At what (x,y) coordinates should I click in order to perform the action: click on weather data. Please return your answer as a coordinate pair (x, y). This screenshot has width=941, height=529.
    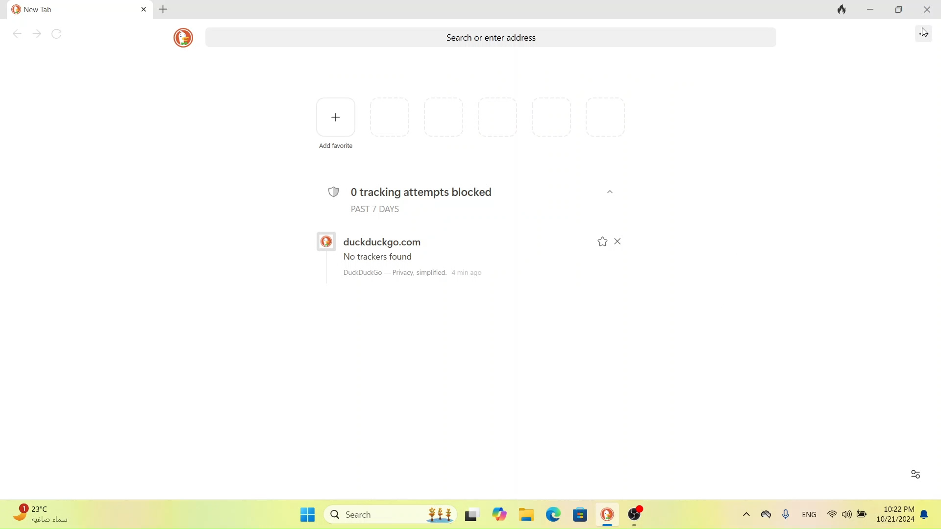
    Looking at the image, I should click on (46, 514).